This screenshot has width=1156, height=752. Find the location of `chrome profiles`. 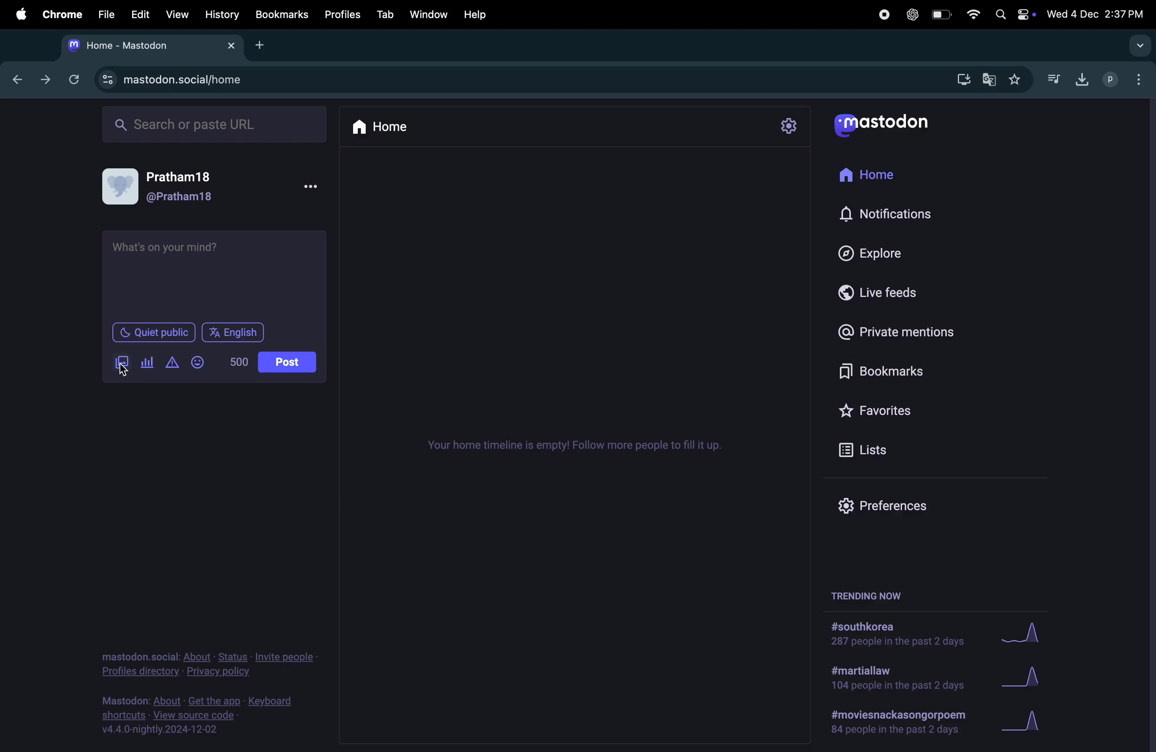

chrome profiles is located at coordinates (1124, 78).